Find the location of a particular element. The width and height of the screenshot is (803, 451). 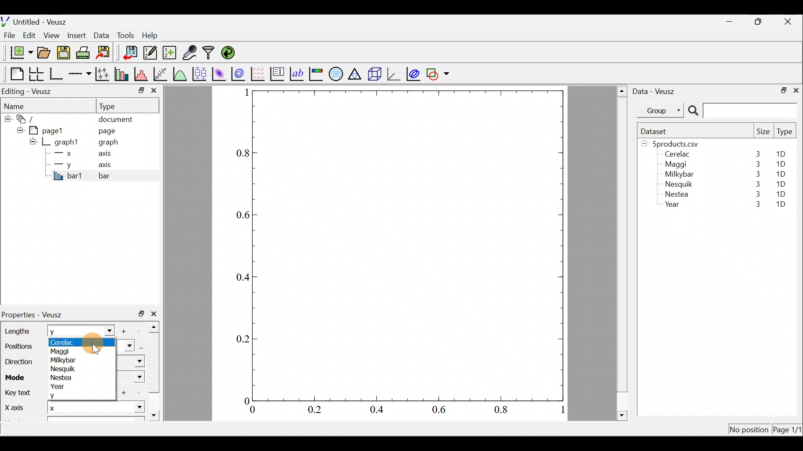

scroll bar is located at coordinates (156, 369).